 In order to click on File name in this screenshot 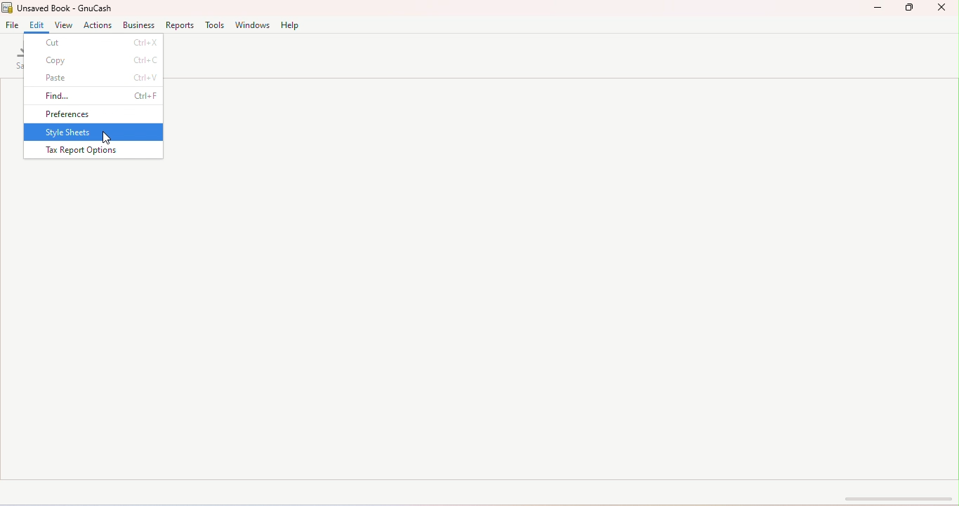, I will do `click(62, 9)`.